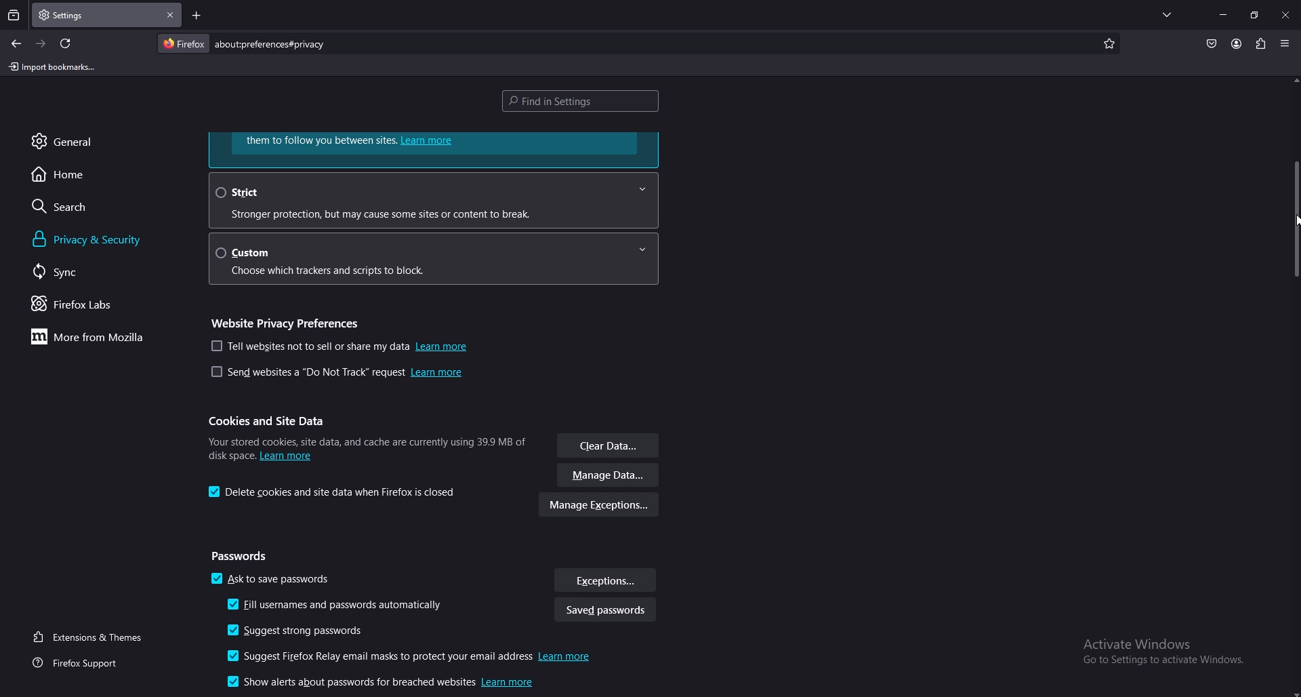 The image size is (1301, 697). I want to click on home, so click(79, 175).